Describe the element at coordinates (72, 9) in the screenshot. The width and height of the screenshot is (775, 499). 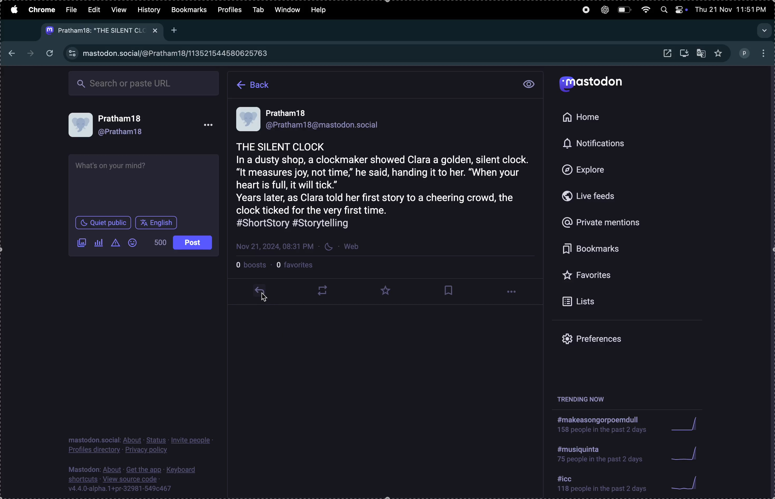
I see `file` at that location.